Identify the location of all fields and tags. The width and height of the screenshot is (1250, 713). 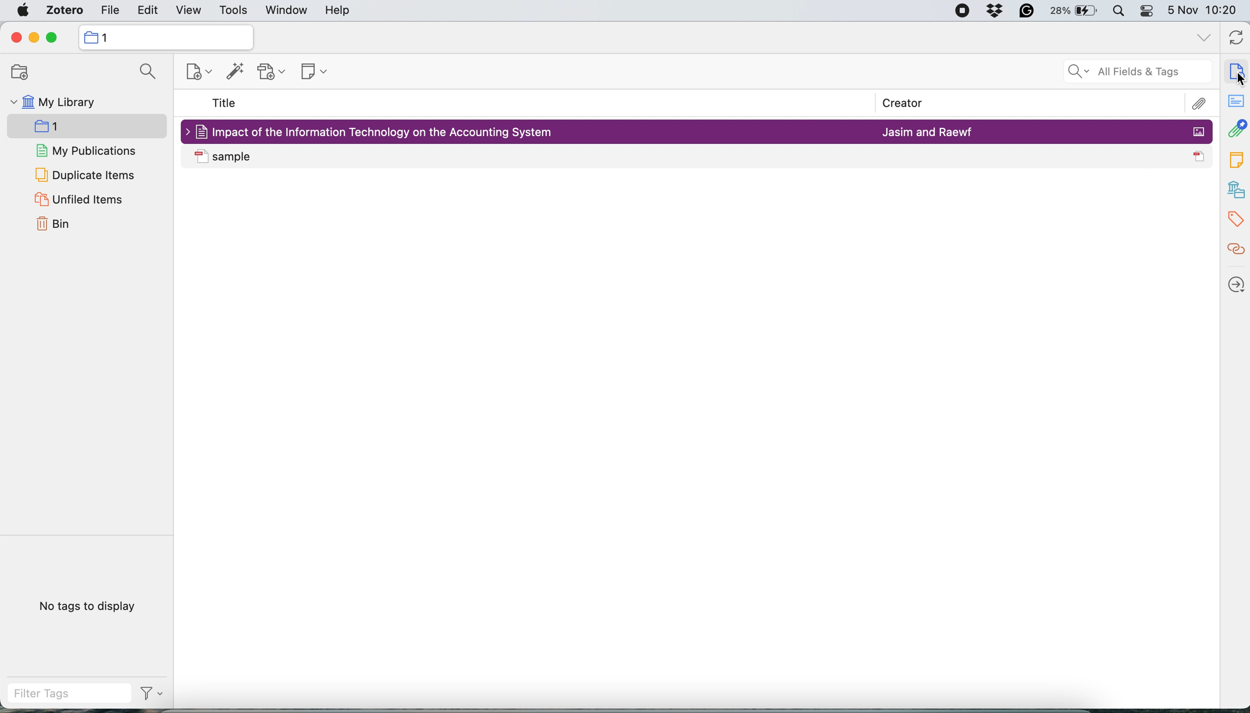
(1133, 73).